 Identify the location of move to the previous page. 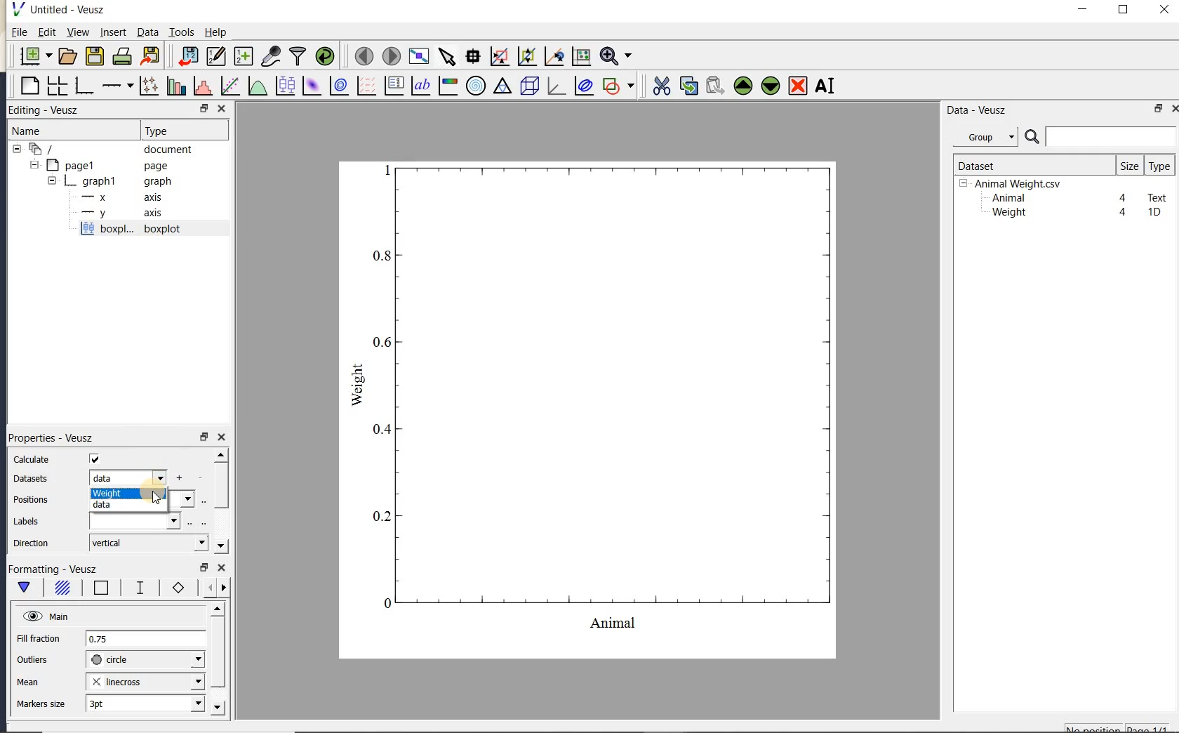
(361, 55).